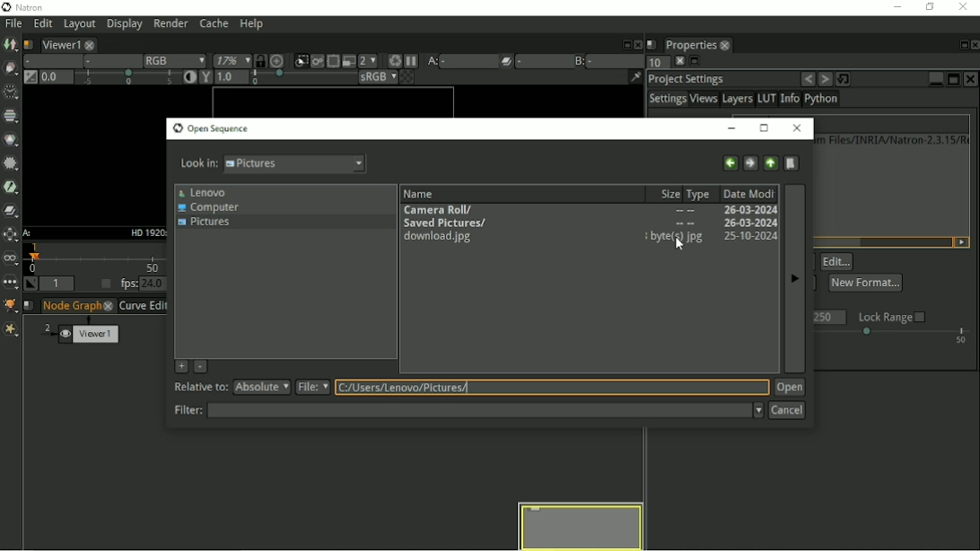 Image resolution: width=980 pixels, height=551 pixels. What do you see at coordinates (144, 306) in the screenshot?
I see `Curve Editor` at bounding box center [144, 306].